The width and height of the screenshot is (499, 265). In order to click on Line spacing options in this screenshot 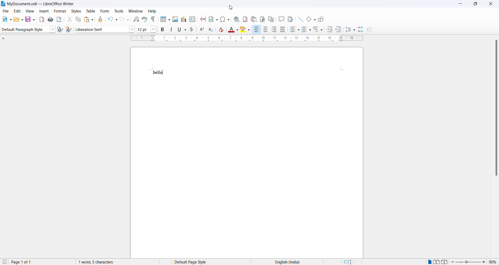, I will do `click(350, 30)`.